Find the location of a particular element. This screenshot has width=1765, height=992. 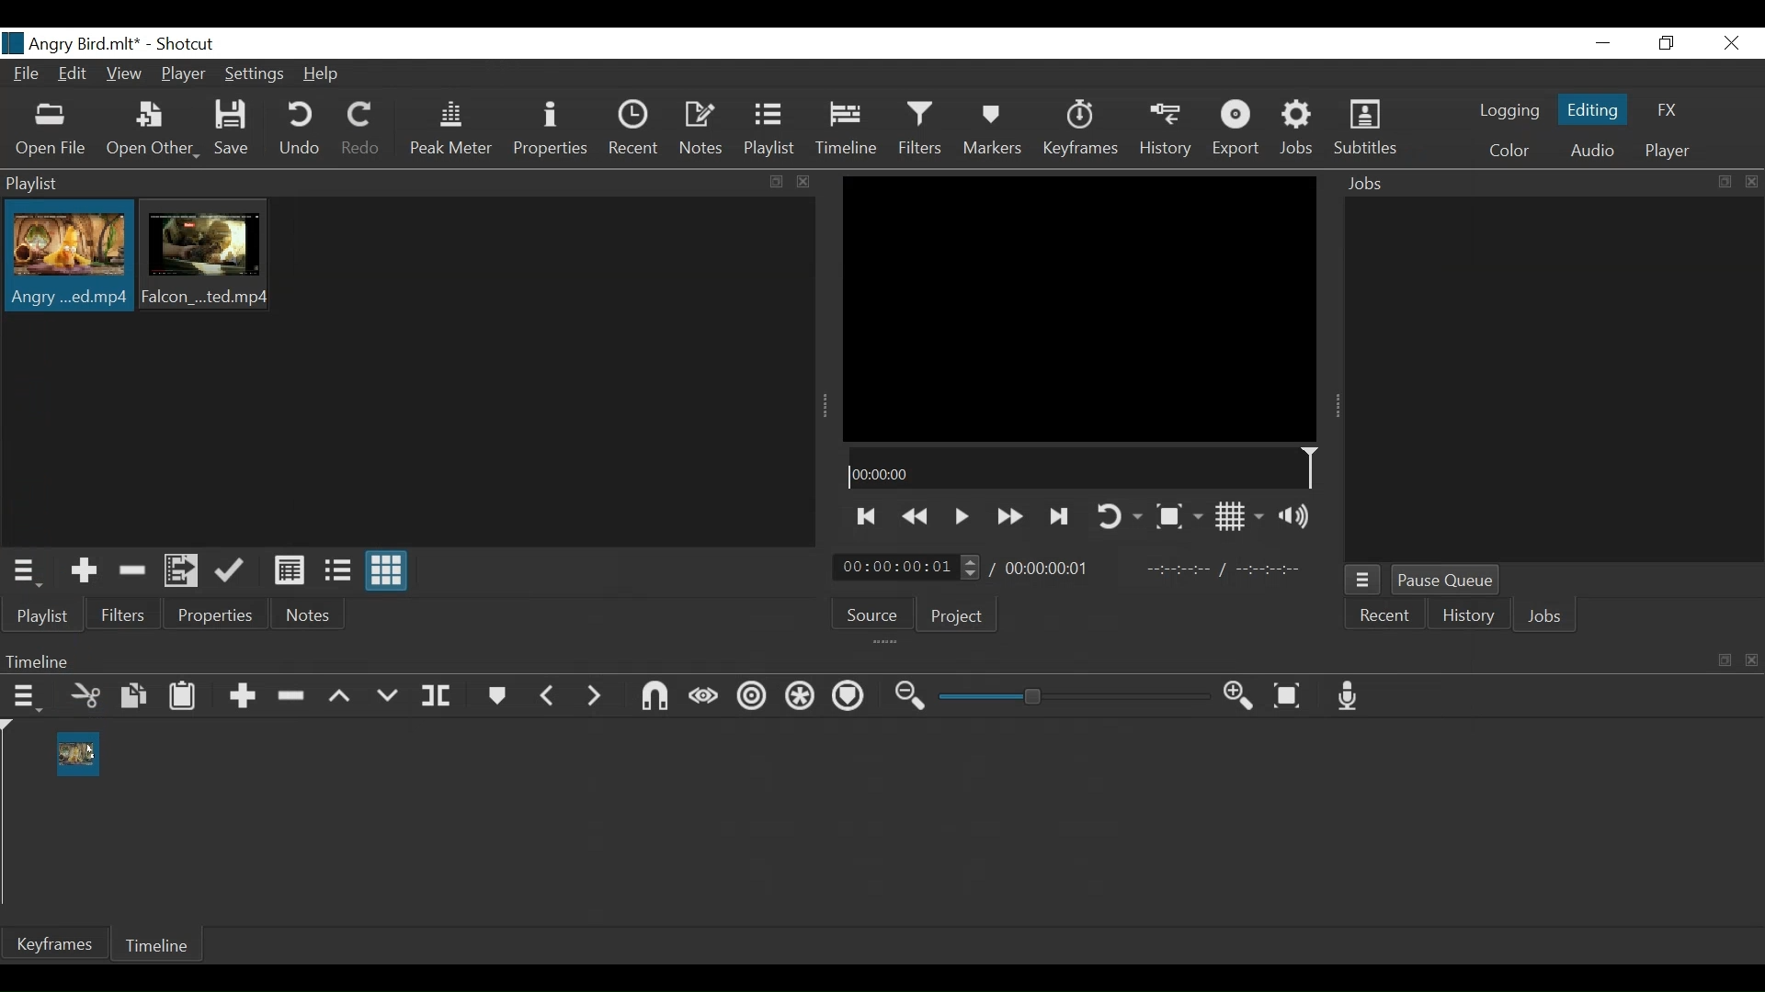

Audio is located at coordinates (1590, 150).